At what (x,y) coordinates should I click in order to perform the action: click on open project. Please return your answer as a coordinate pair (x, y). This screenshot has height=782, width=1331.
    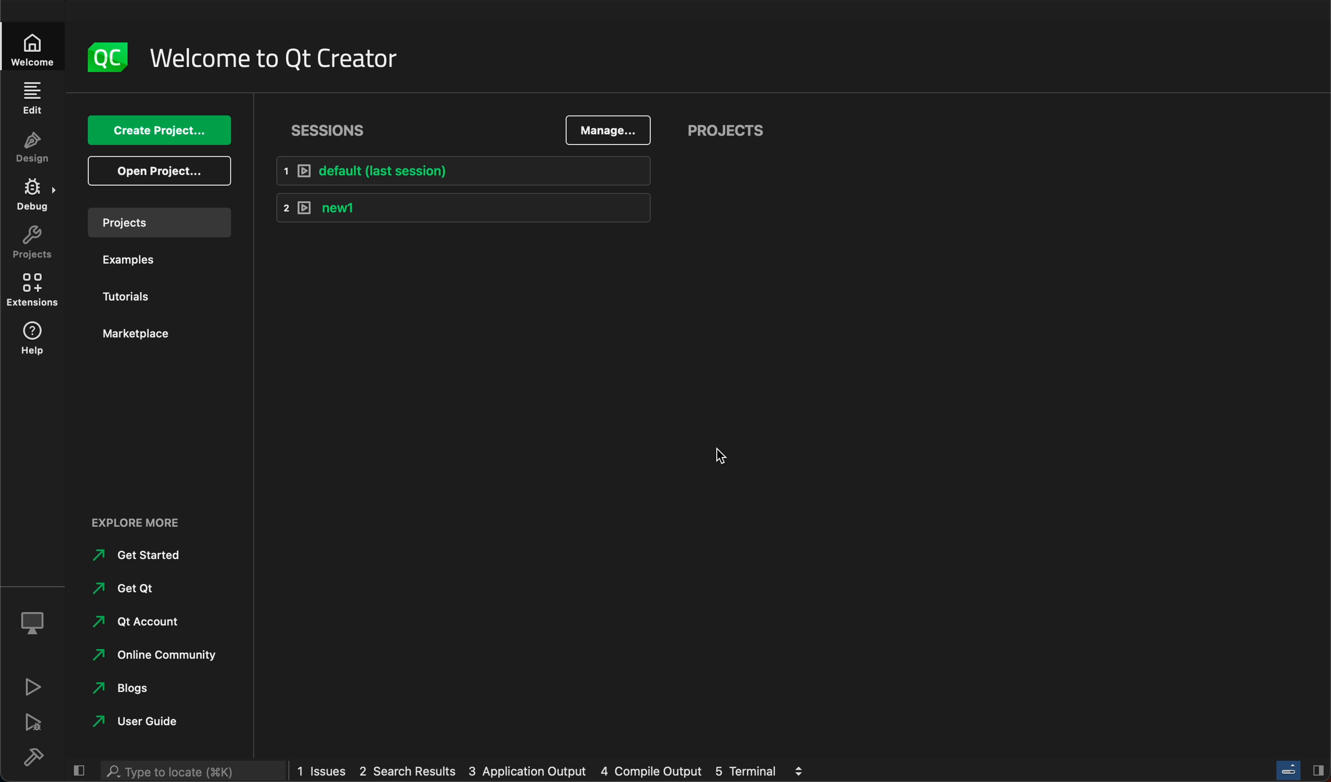
    Looking at the image, I should click on (162, 170).